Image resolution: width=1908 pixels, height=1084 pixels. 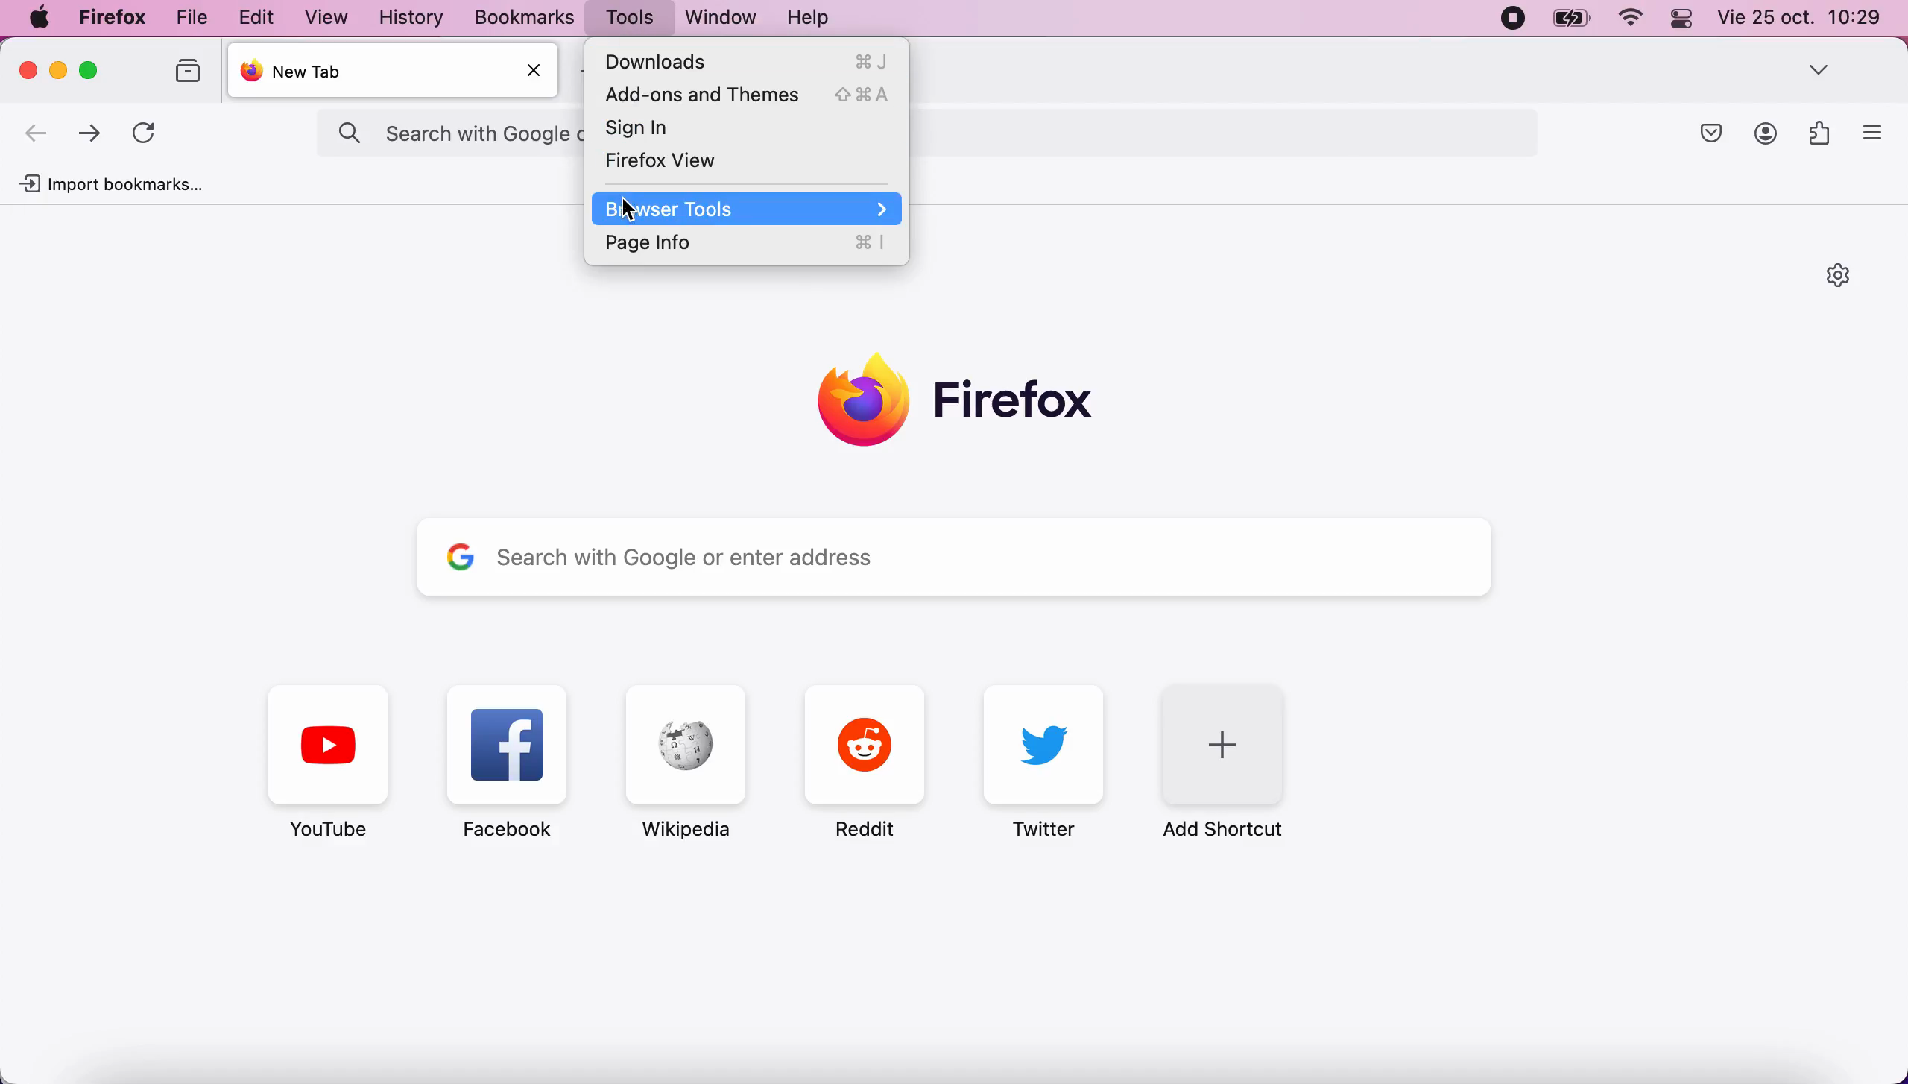 I want to click on Widget, so click(x=1822, y=132).